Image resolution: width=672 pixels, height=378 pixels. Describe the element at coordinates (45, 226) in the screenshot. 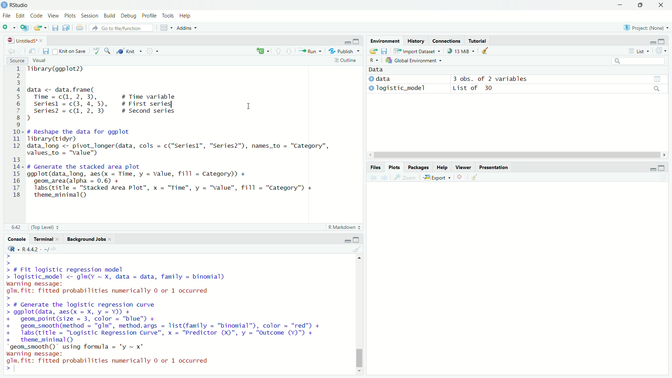

I see `(Top Level) ` at that location.